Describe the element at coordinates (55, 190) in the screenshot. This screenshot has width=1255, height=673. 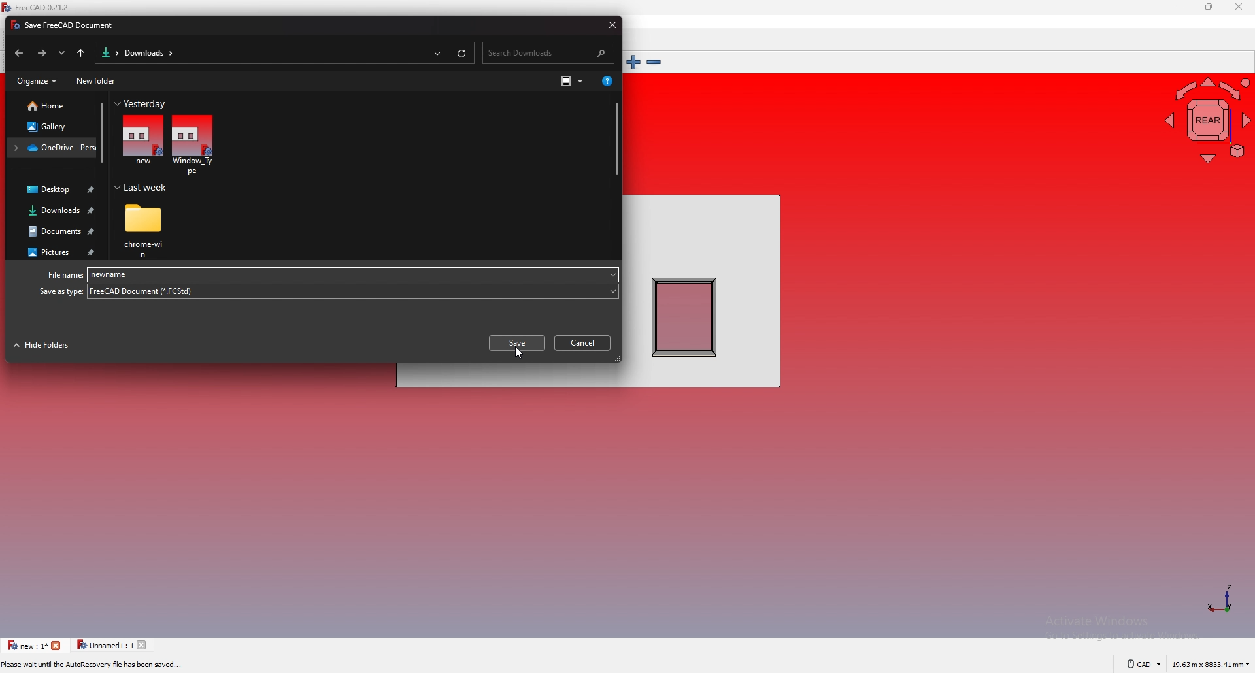
I see `desktop` at that location.